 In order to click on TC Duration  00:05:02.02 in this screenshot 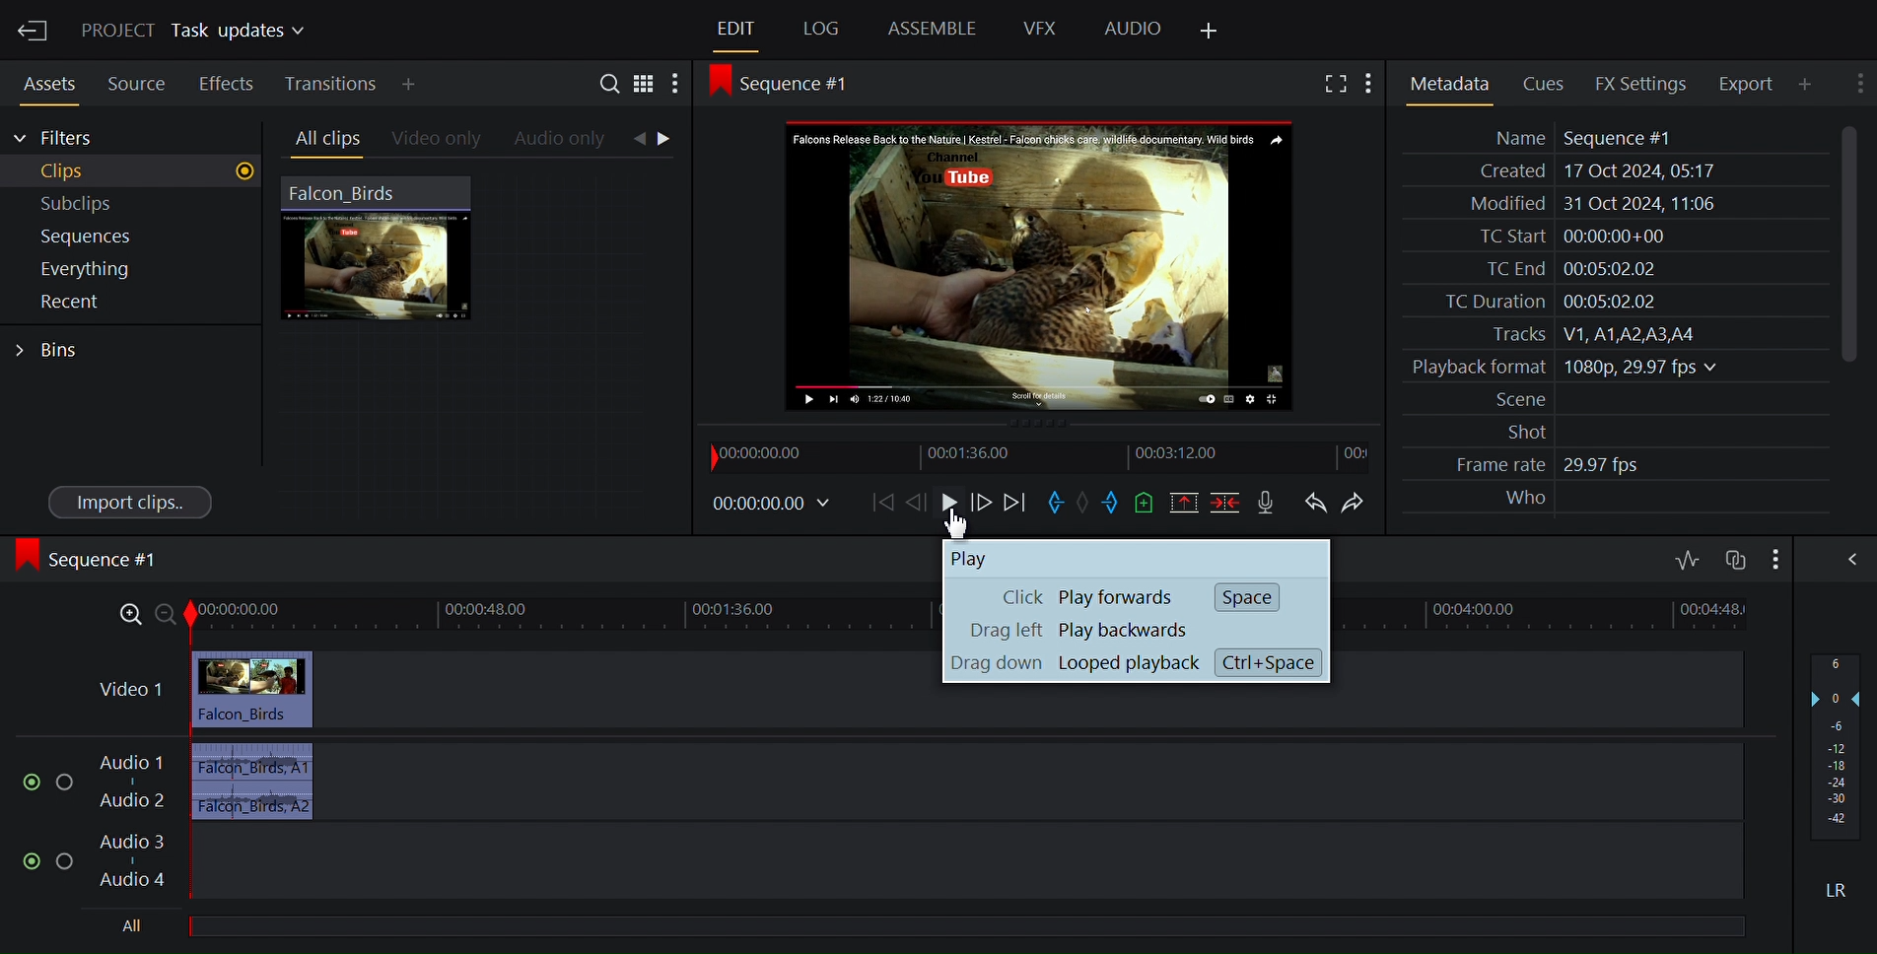, I will do `click(1537, 302)`.